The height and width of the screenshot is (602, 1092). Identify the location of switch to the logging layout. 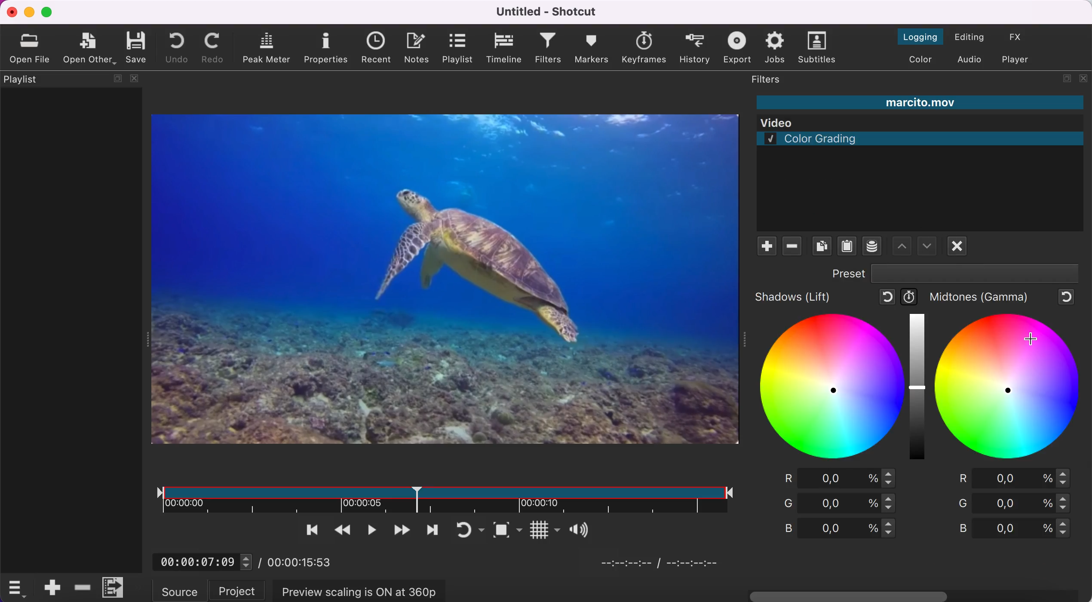
(912, 36).